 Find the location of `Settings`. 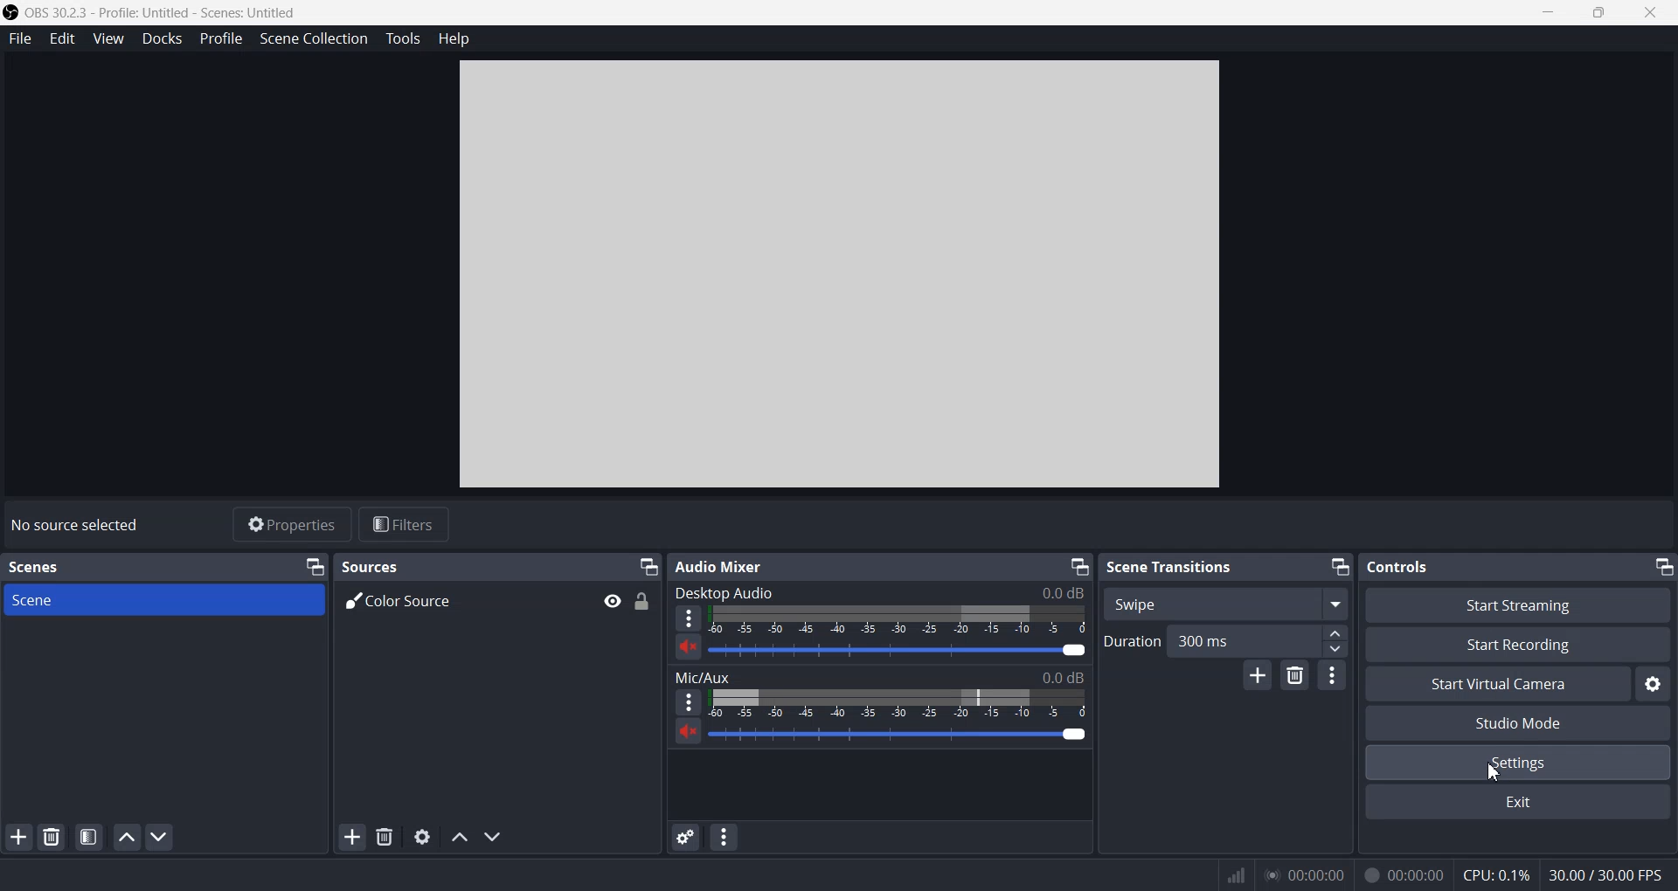

Settings is located at coordinates (1518, 762).